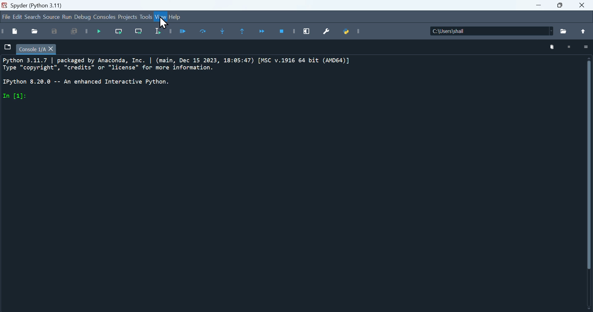 This screenshot has width=593, height=312. Describe the element at coordinates (141, 33) in the screenshot. I see `Run current line and go to the next one` at that location.